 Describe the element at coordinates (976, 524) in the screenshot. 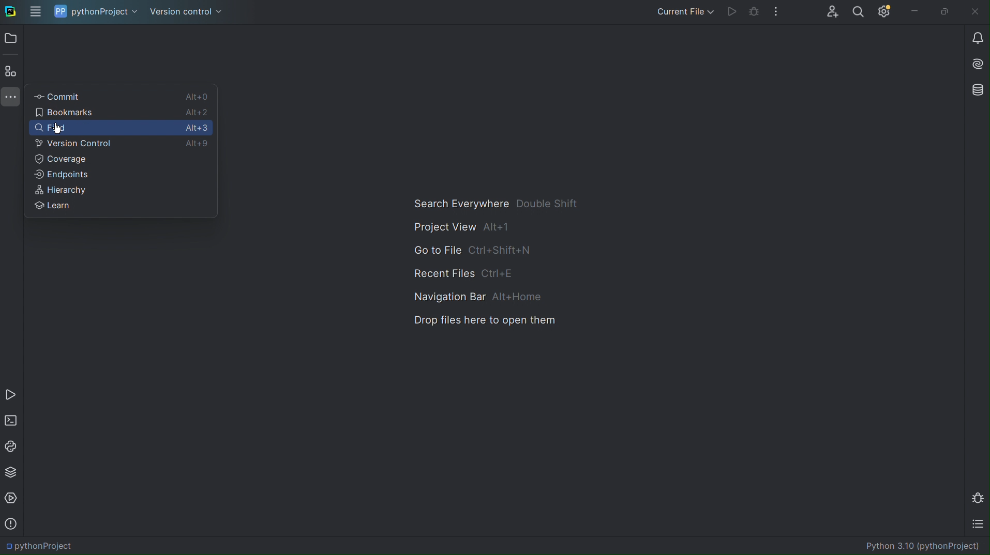

I see `TODO` at that location.